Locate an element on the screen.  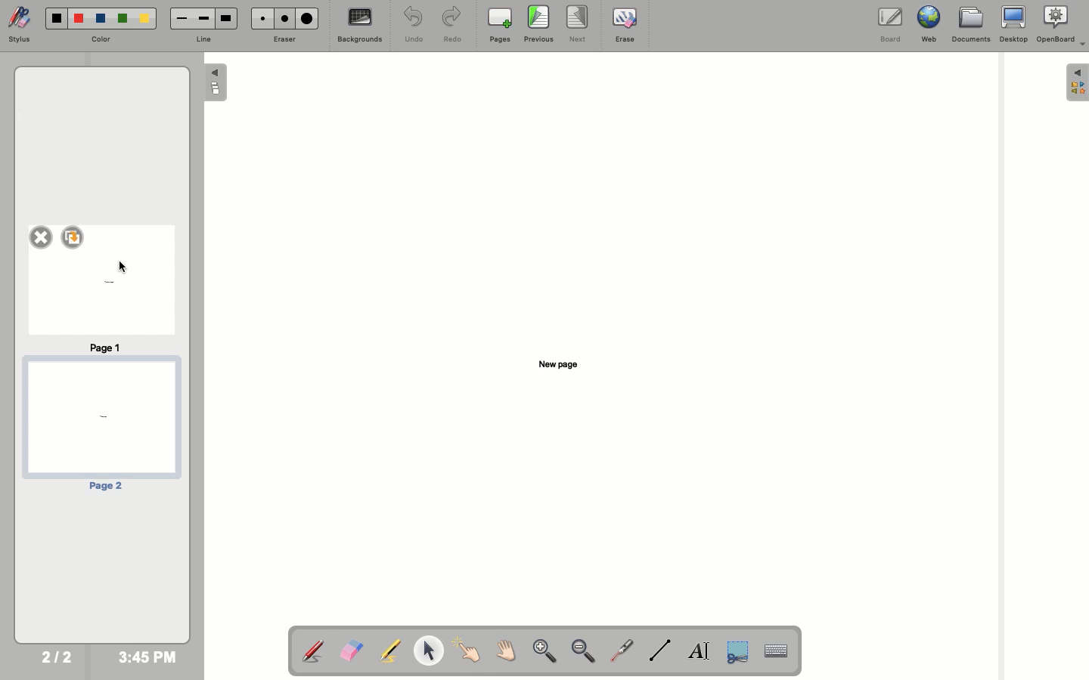
Backgrounds is located at coordinates (361, 25).